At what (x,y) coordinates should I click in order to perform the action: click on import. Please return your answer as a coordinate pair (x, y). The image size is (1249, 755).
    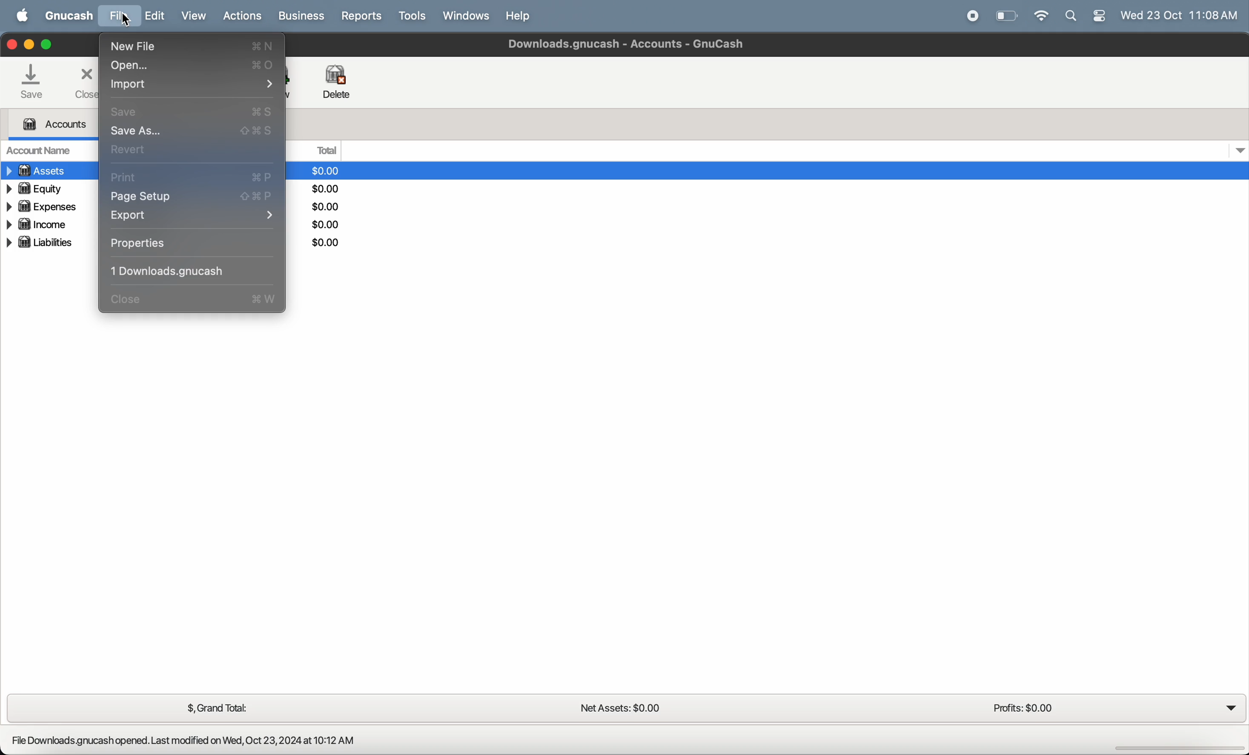
    Looking at the image, I should click on (192, 86).